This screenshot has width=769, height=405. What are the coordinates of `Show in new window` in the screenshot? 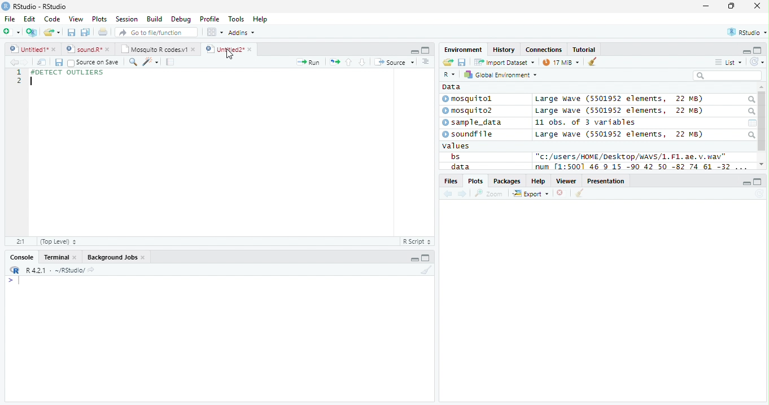 It's located at (42, 63).